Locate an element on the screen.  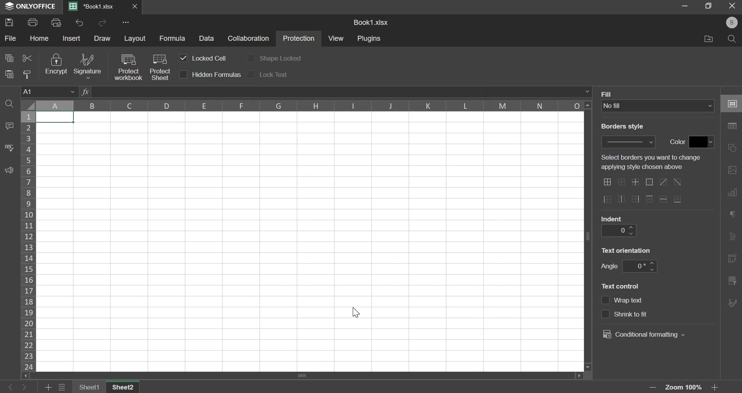
Restore down is located at coordinates (685, 5).